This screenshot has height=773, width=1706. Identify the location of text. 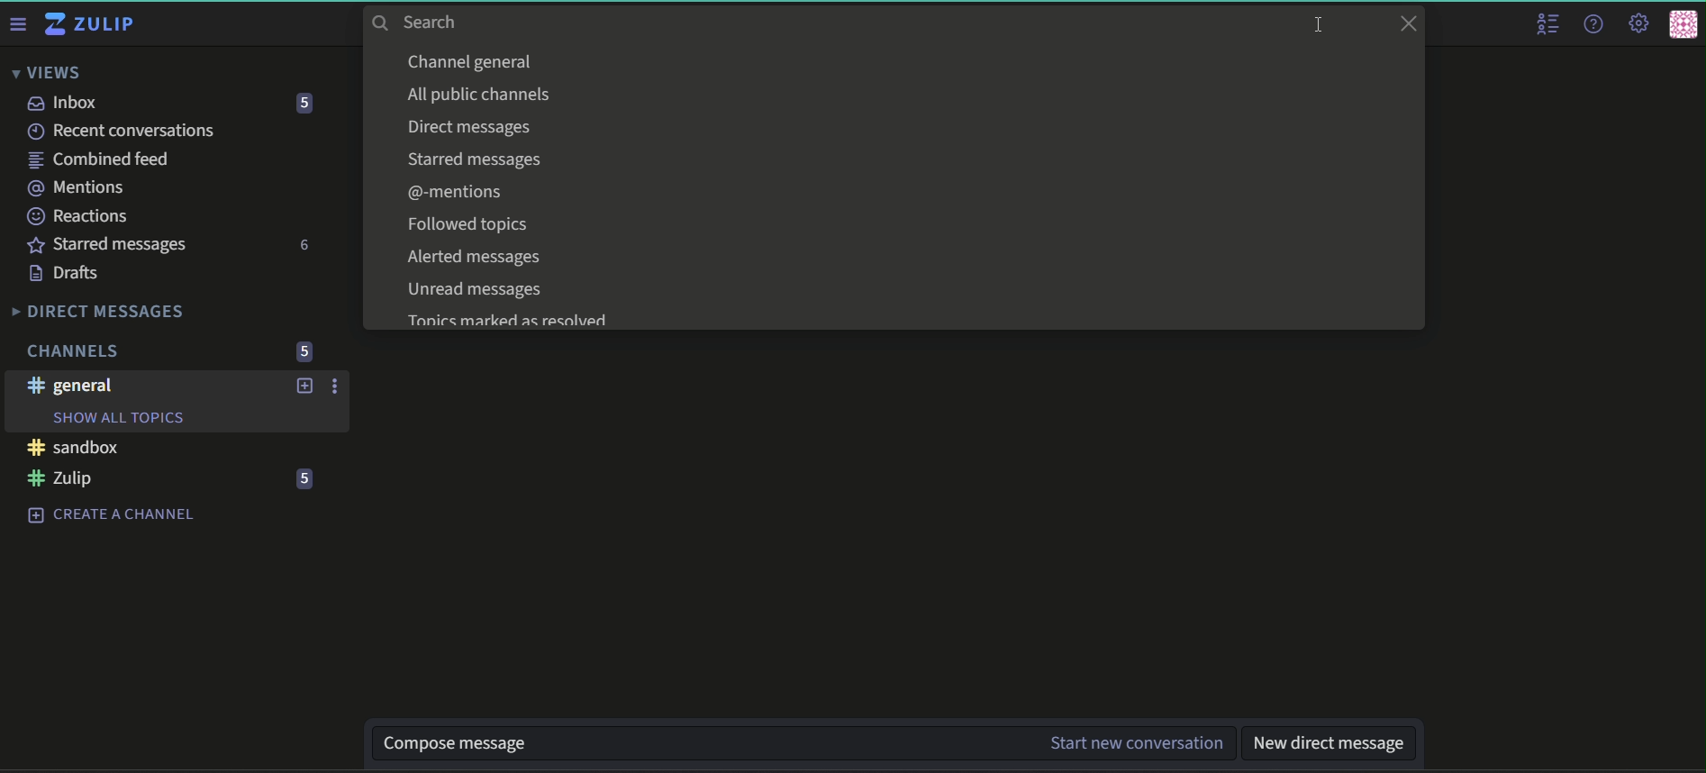
(475, 127).